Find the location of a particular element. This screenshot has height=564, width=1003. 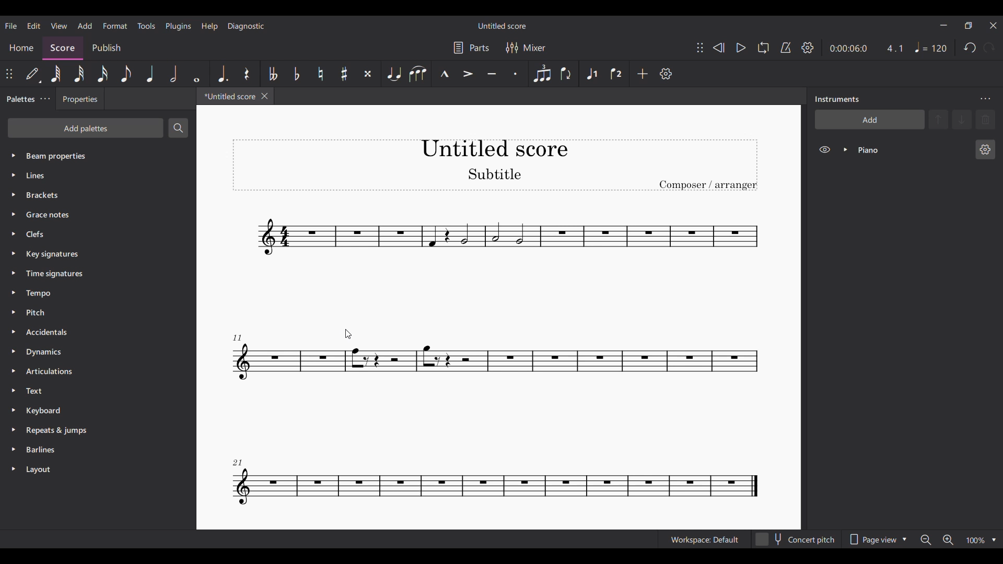

Change position of toolbar is located at coordinates (9, 74).